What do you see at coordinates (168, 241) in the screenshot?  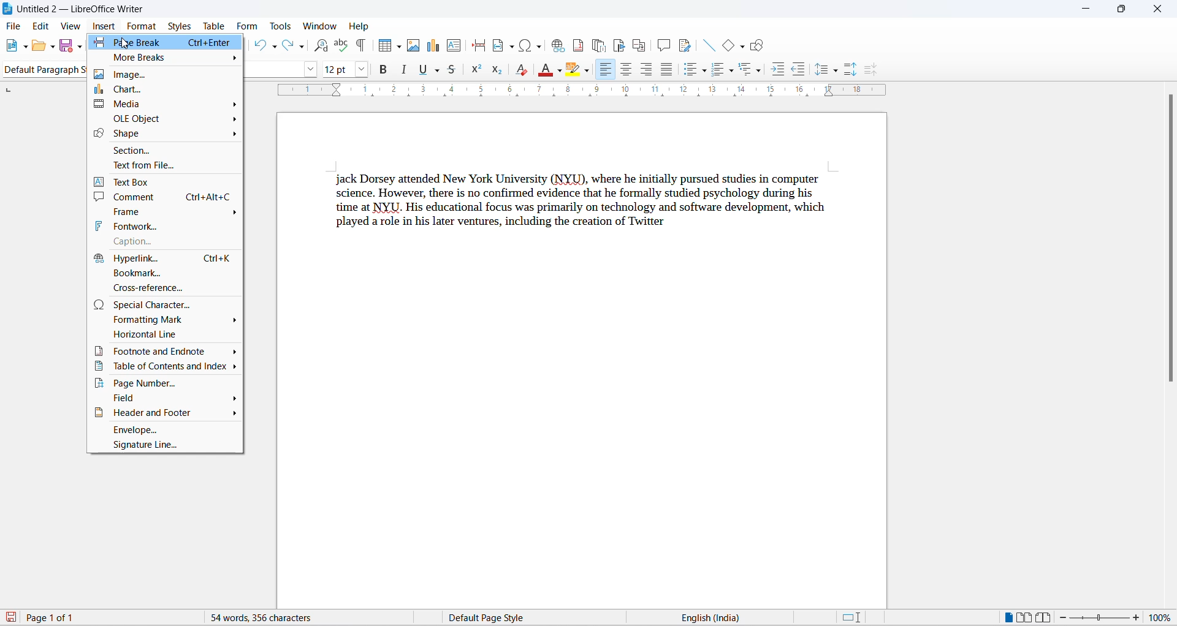 I see `caption` at bounding box center [168, 241].